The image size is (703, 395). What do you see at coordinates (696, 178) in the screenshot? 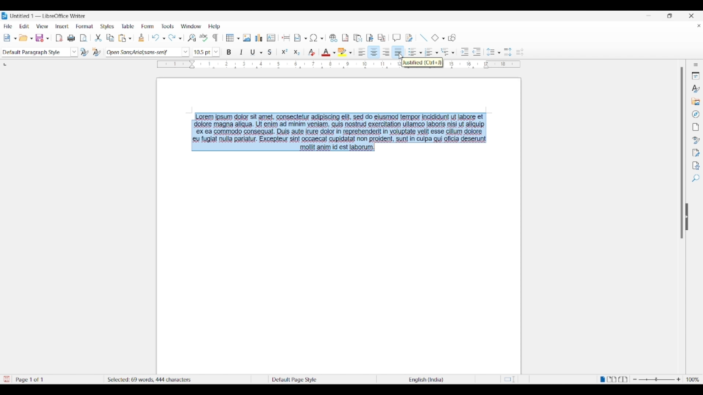
I see `Find` at bounding box center [696, 178].